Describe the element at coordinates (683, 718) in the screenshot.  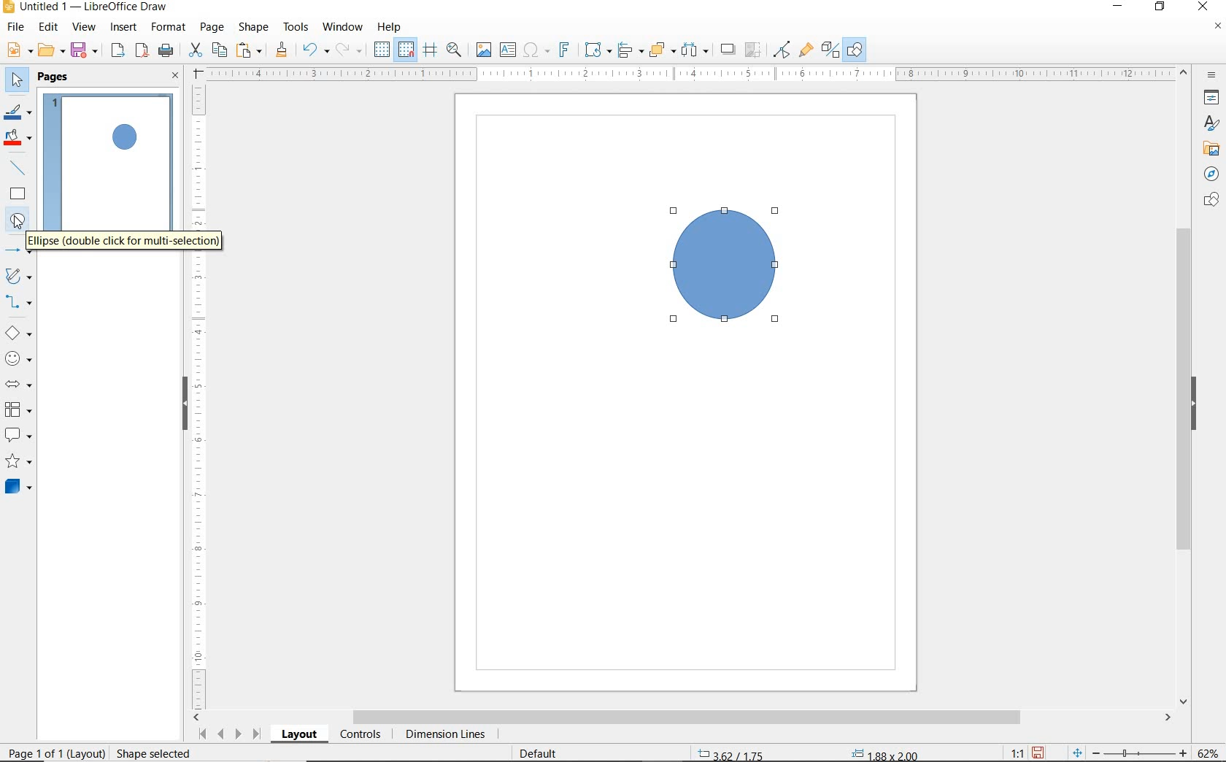
I see `SCROLLBAR` at that location.